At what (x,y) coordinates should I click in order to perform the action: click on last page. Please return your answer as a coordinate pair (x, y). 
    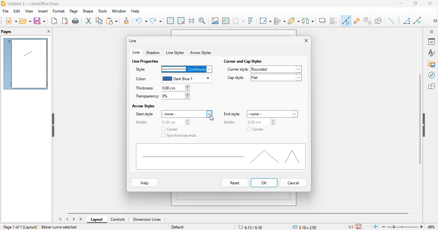
    Looking at the image, I should click on (81, 219).